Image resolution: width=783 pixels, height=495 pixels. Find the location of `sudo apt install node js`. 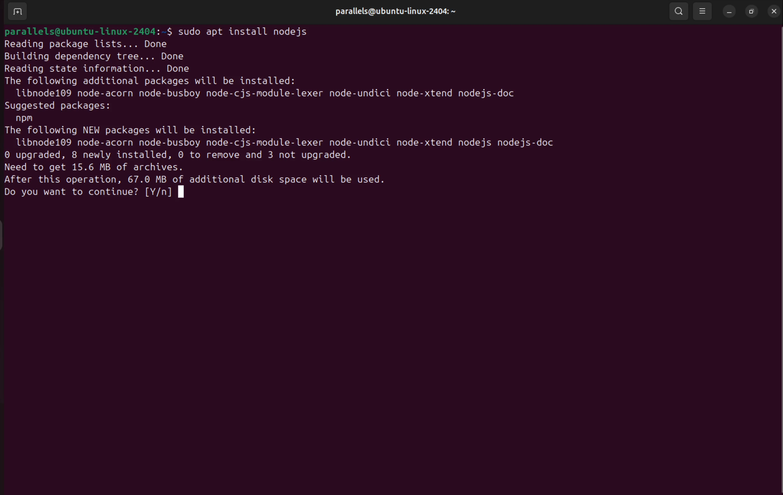

sudo apt install node js is located at coordinates (247, 30).